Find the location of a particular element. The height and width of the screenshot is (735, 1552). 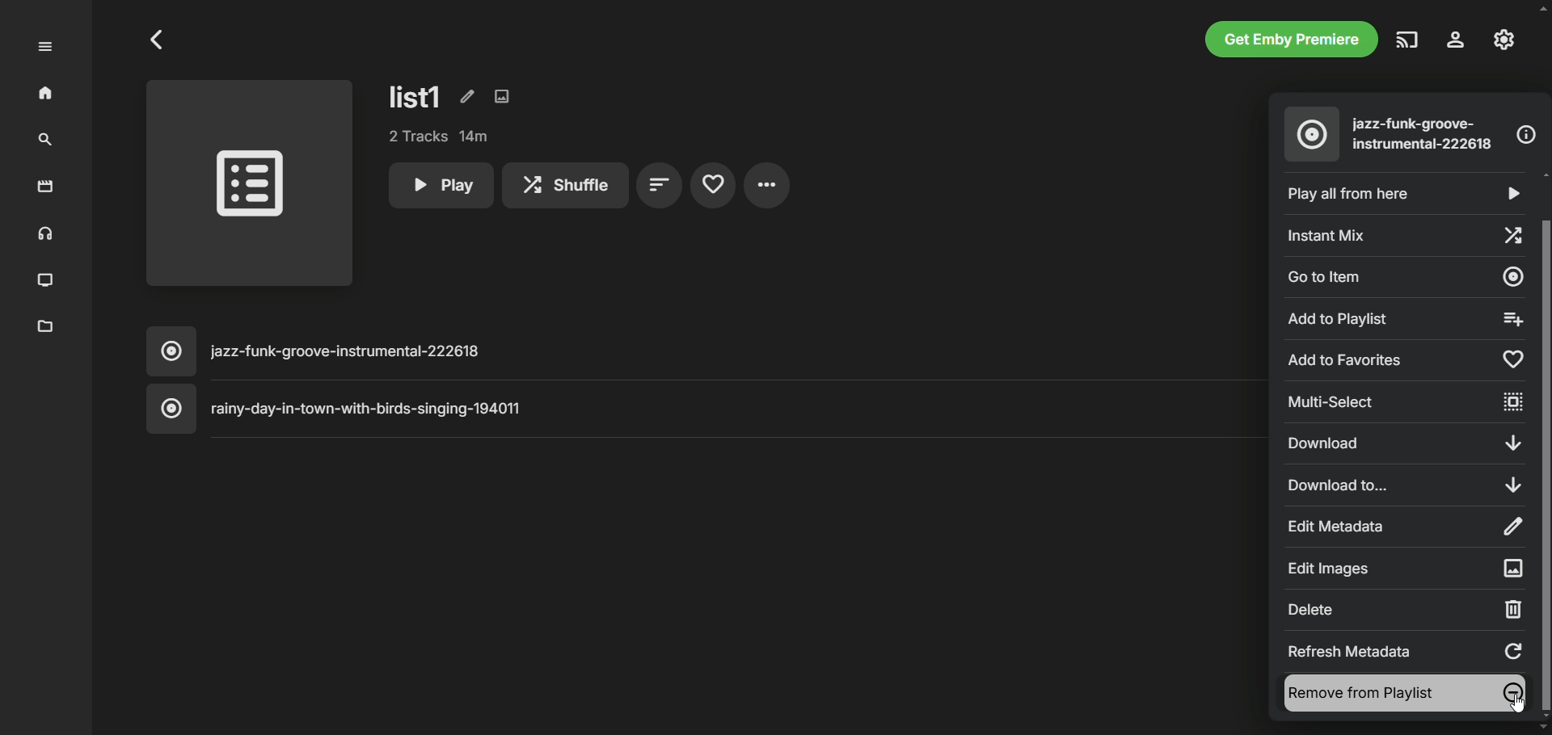

playlist is located at coordinates (251, 187).